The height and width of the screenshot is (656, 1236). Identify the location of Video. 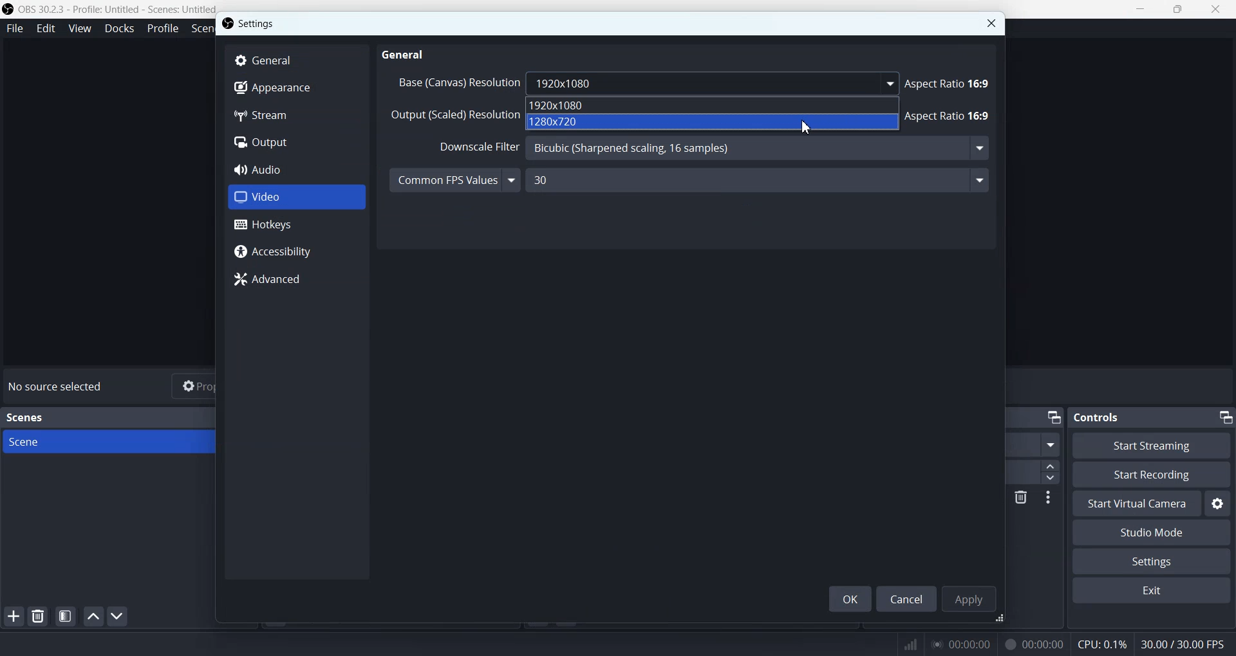
(295, 198).